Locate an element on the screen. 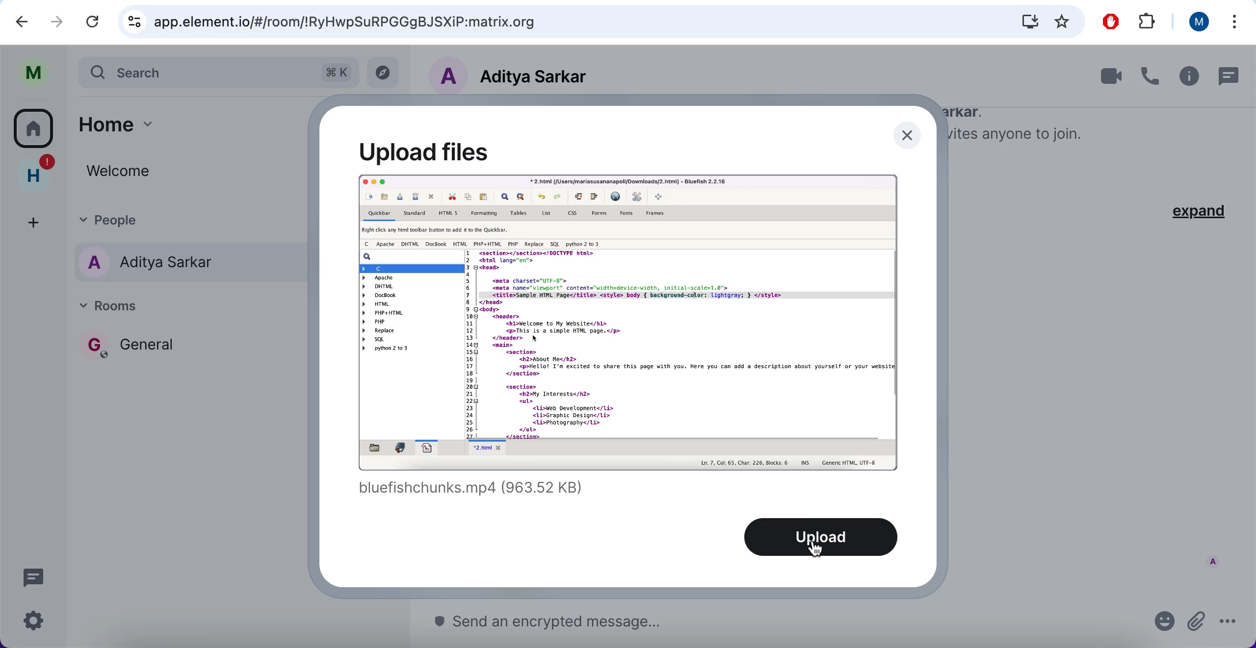 The image size is (1256, 648). home is located at coordinates (34, 171).